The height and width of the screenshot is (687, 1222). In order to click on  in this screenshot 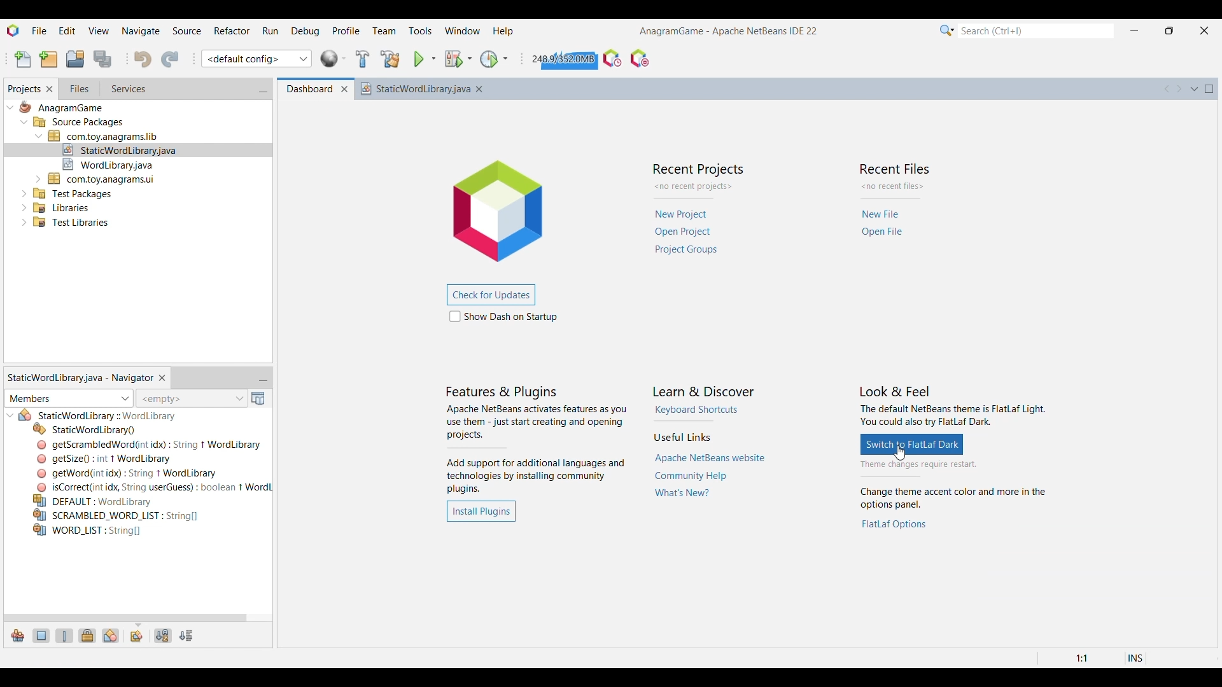, I will do `click(79, 123)`.